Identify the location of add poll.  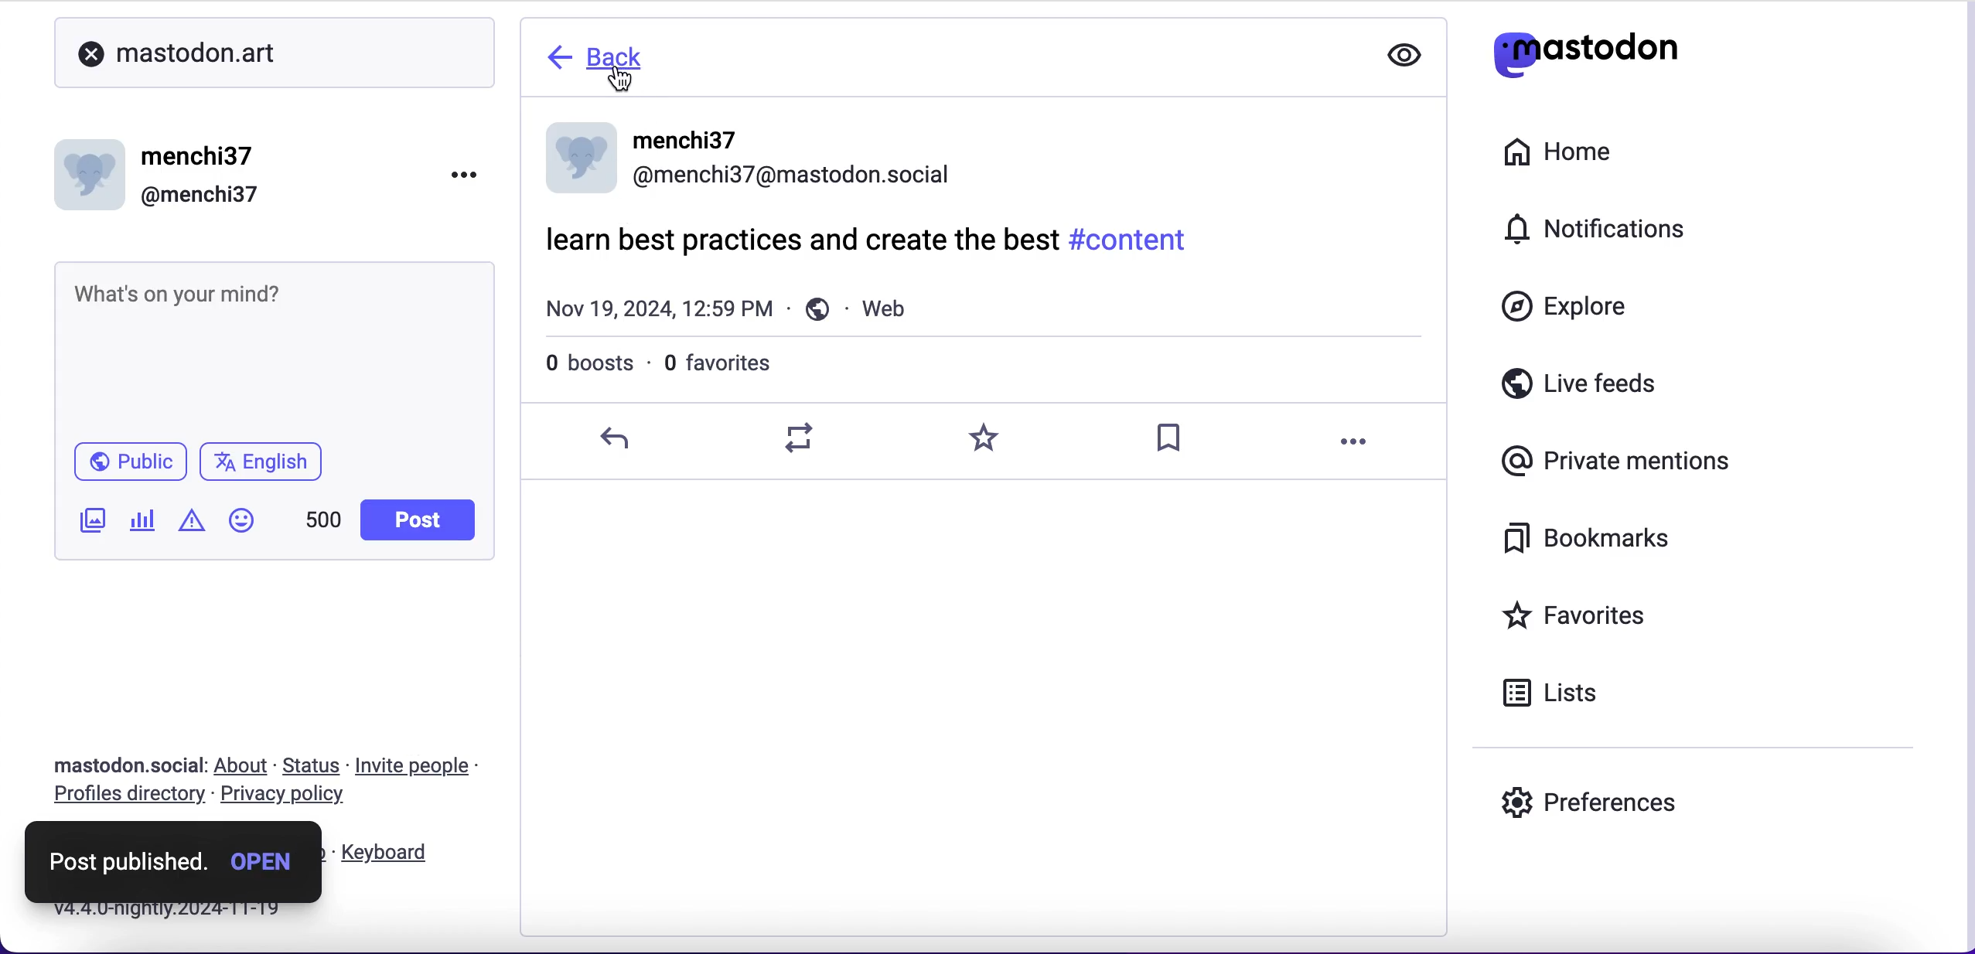
(143, 523).